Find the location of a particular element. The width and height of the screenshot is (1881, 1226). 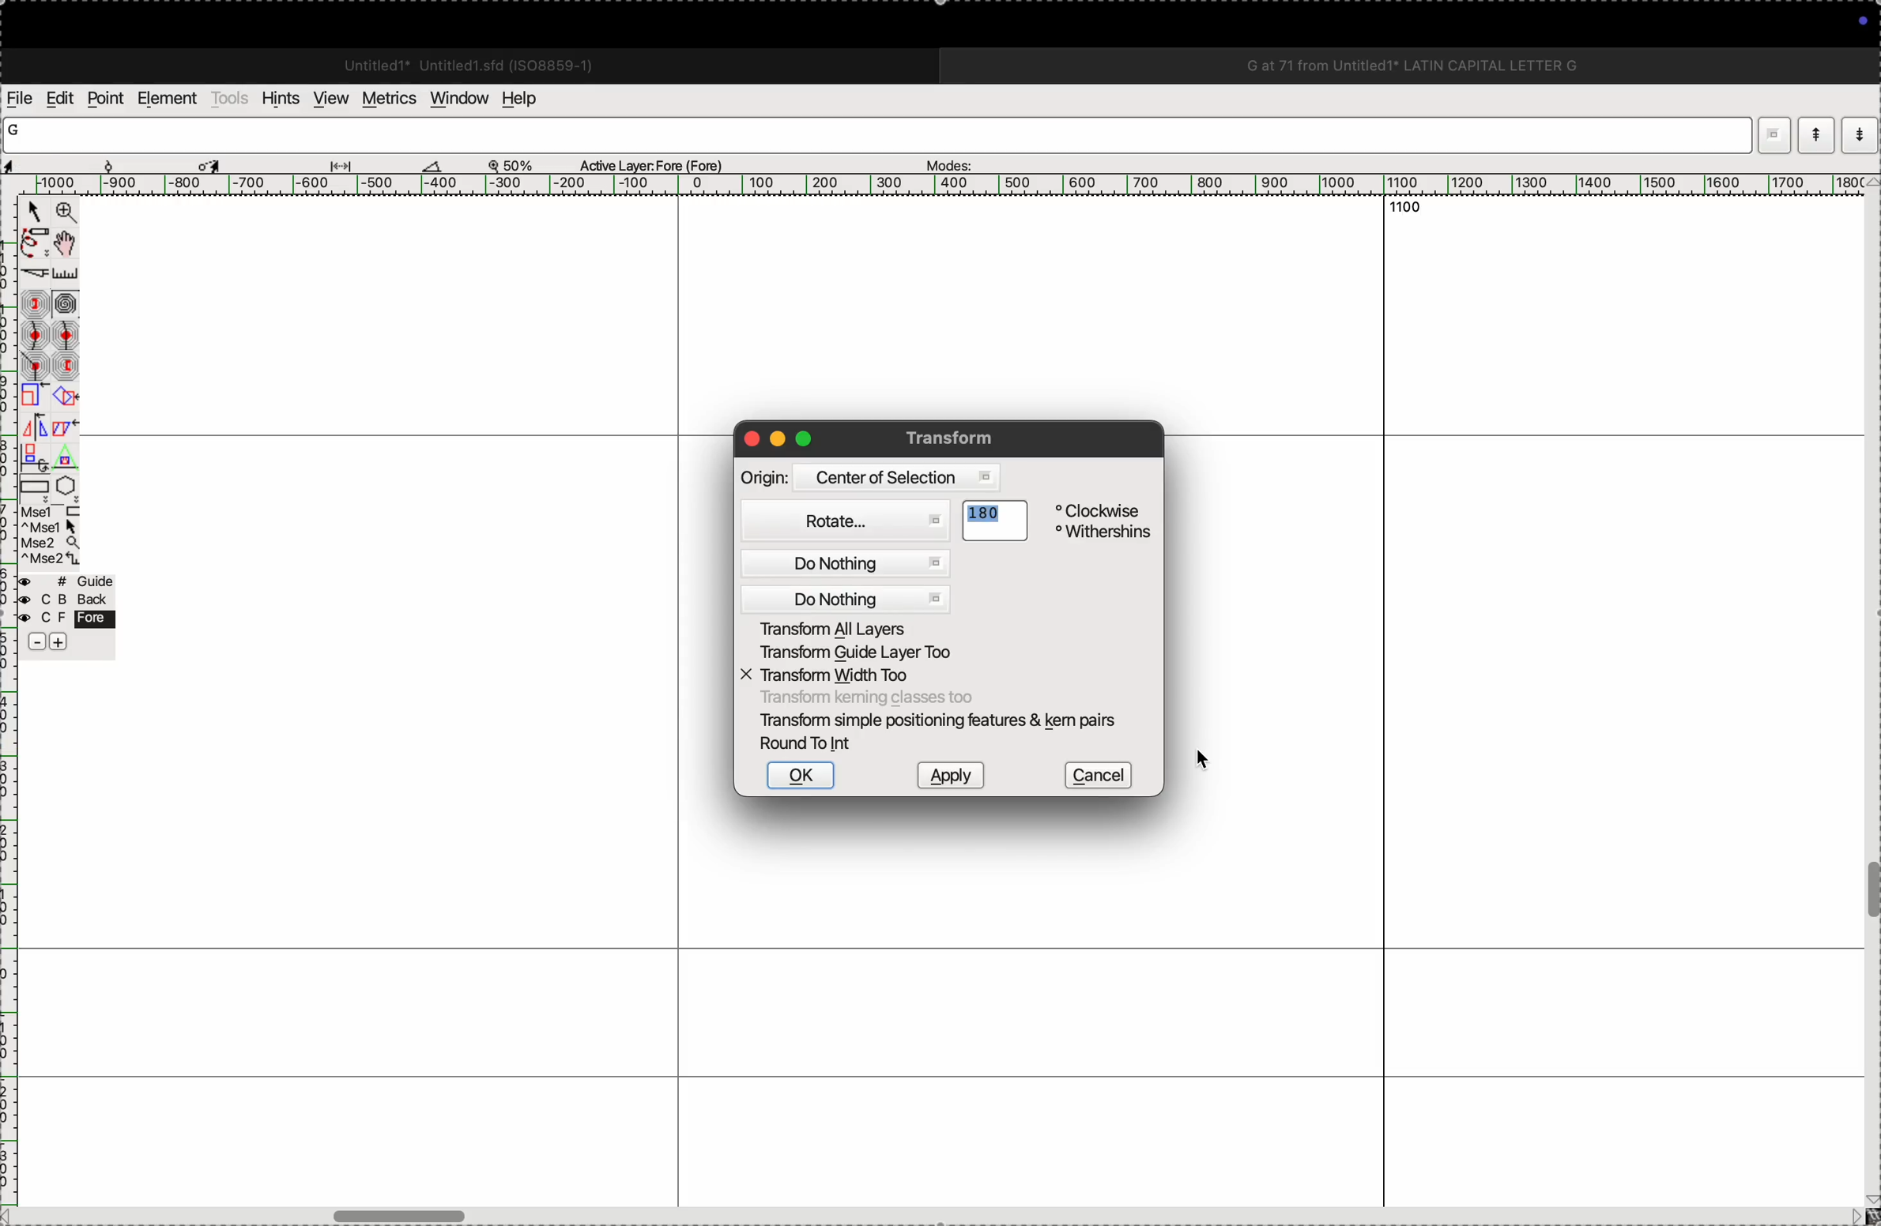

1100 is located at coordinates (1409, 211).